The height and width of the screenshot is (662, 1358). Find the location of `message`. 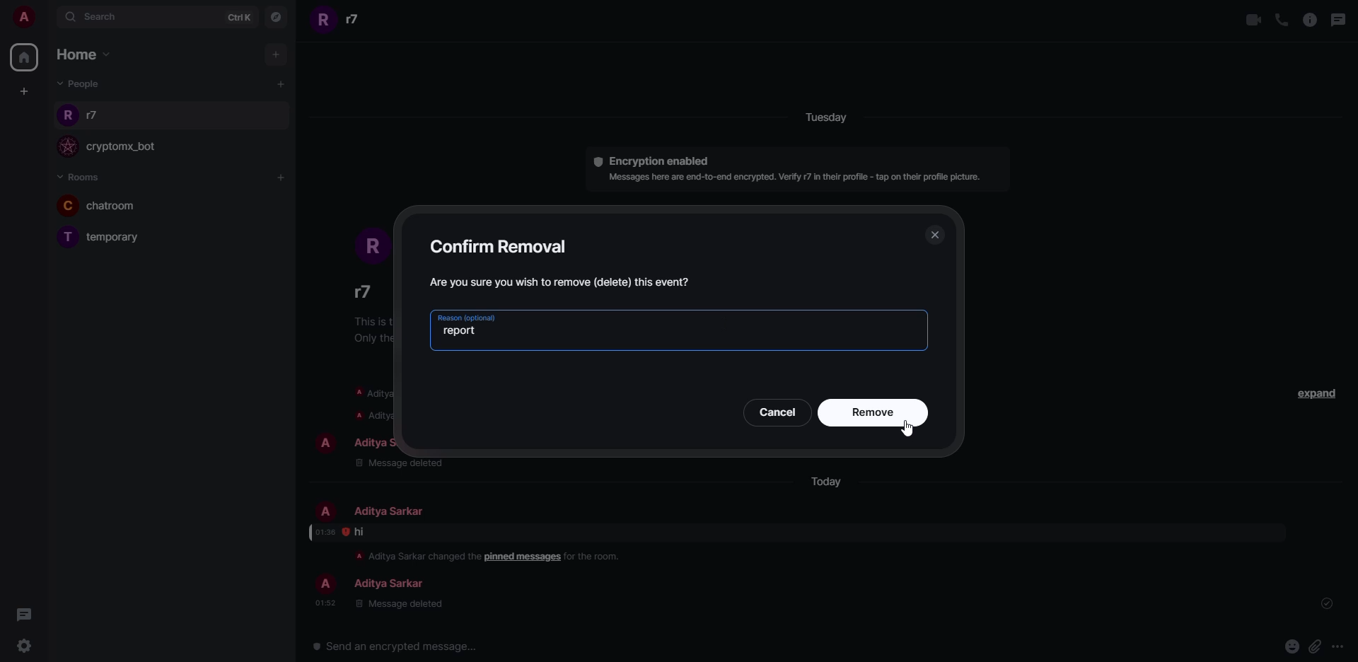

message is located at coordinates (361, 532).